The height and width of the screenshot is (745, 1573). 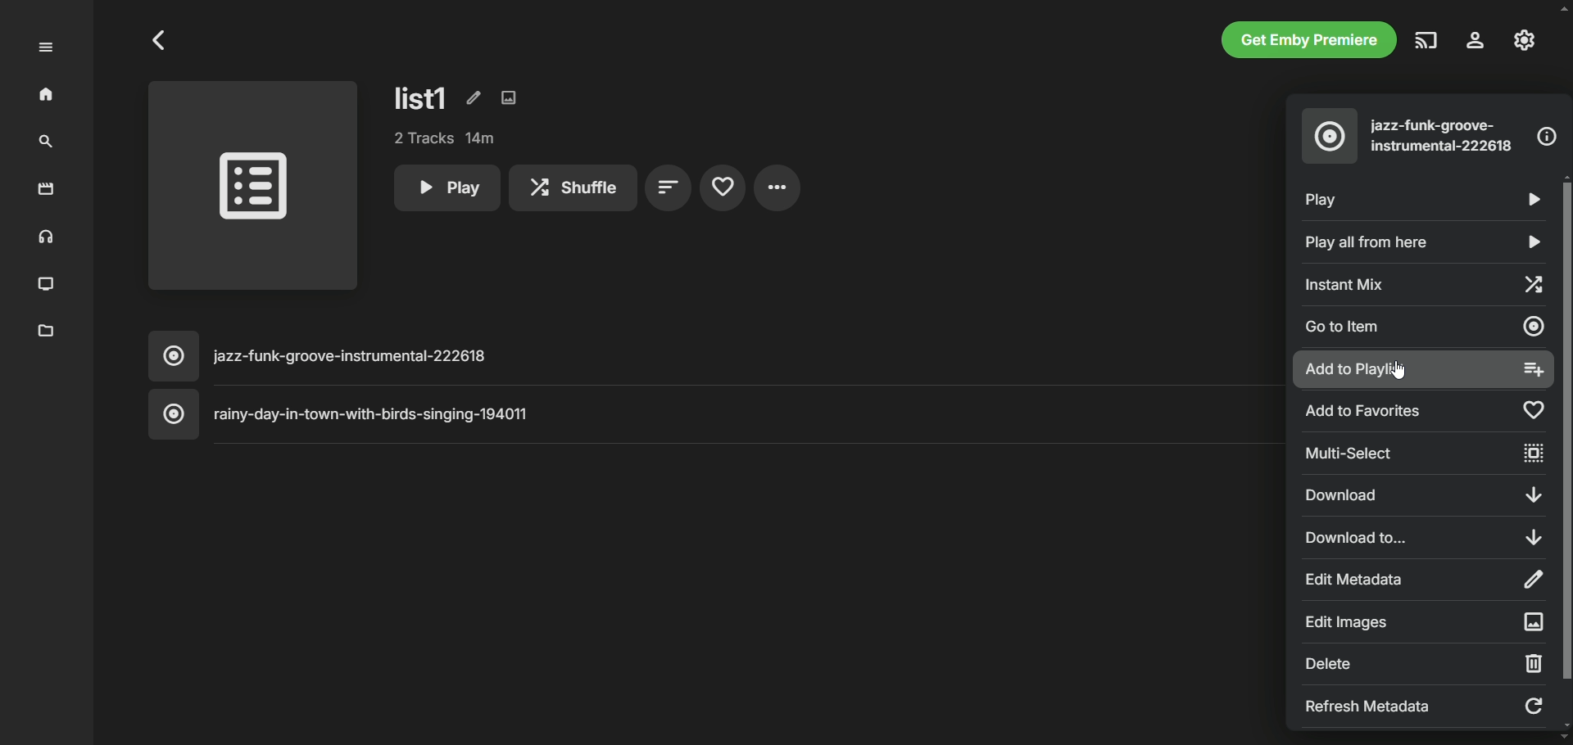 I want to click on edit images, so click(x=509, y=97).